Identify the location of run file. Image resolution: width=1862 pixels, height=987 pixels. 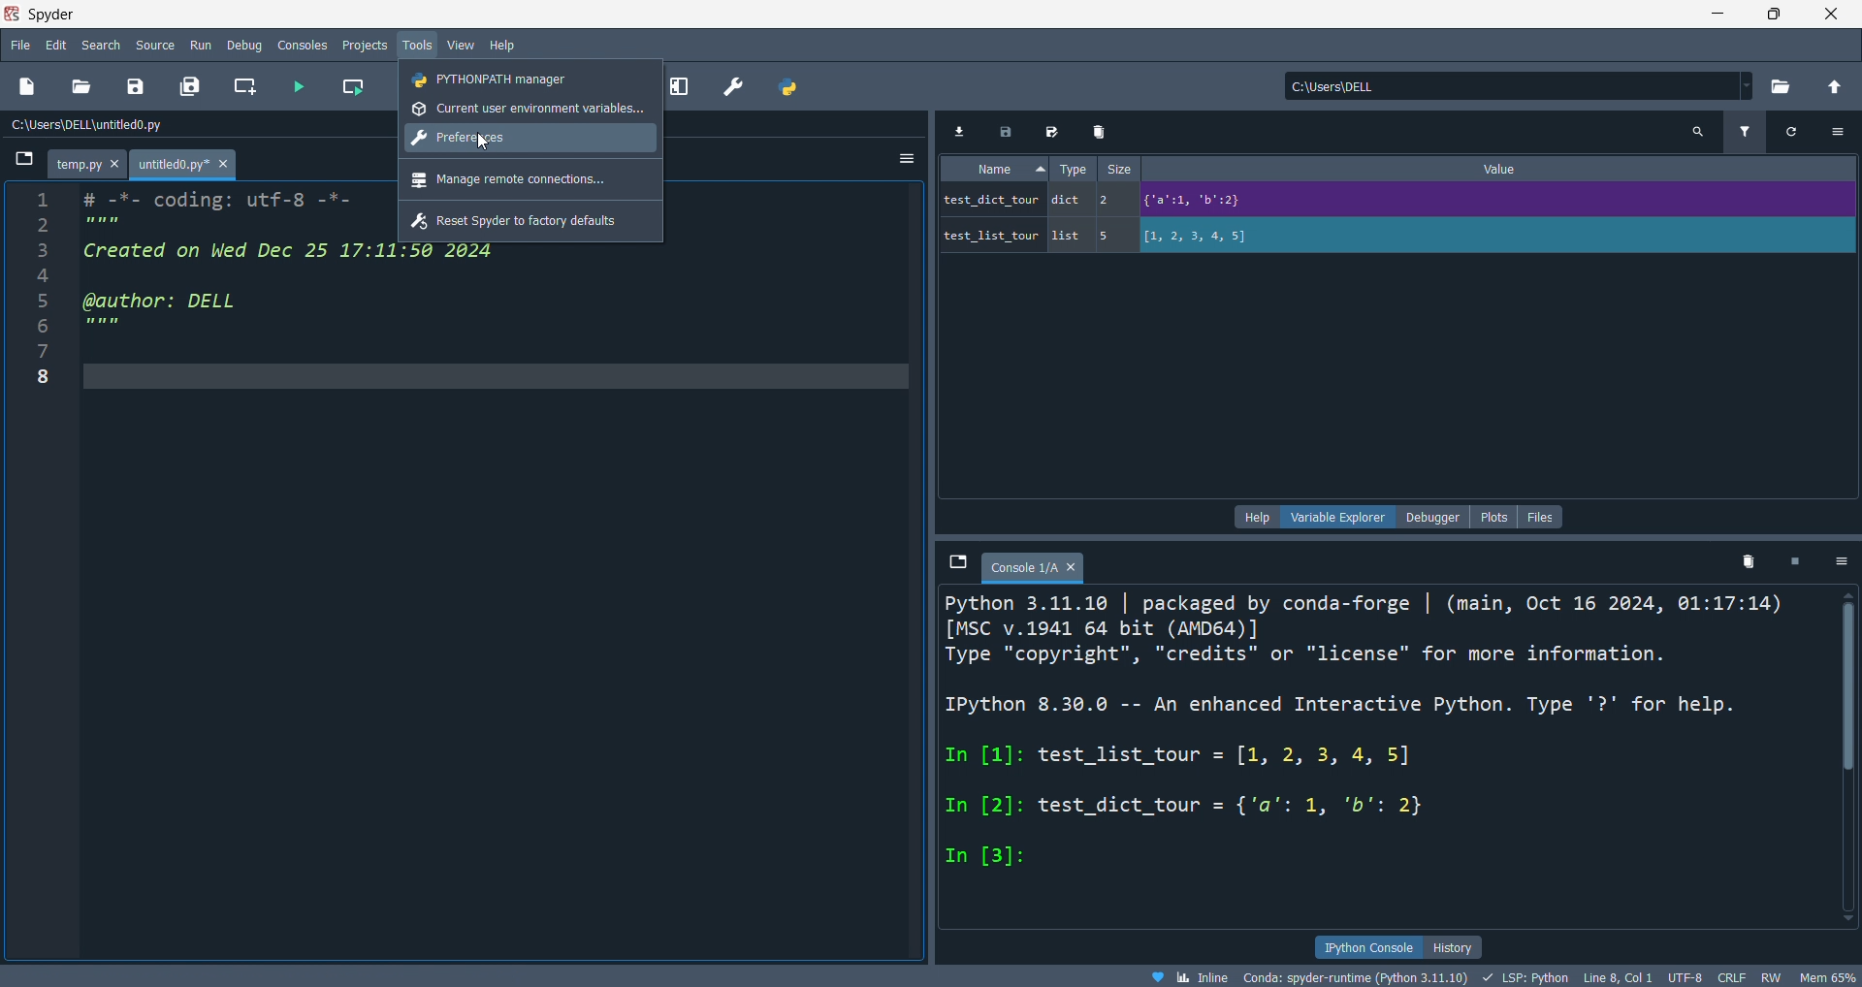
(305, 86).